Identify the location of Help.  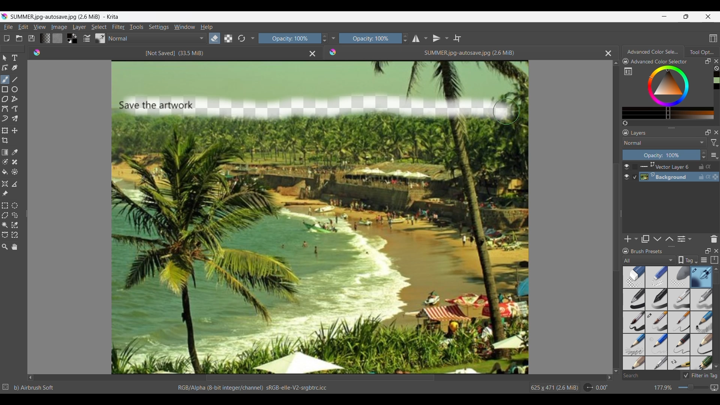
(207, 27).